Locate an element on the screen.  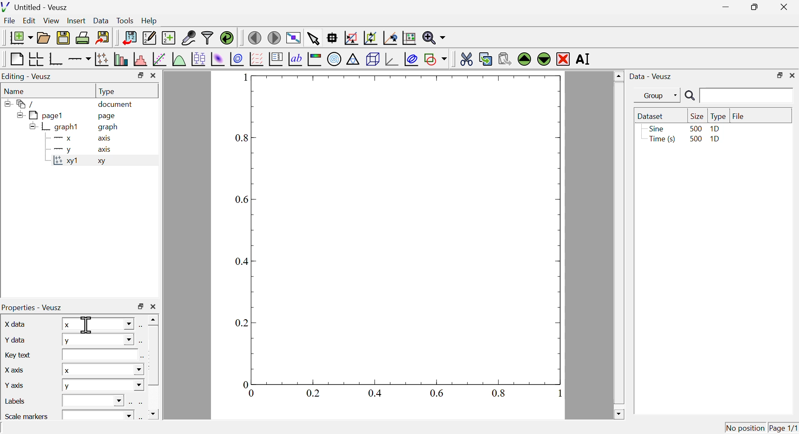
cursor is located at coordinates (86, 324).